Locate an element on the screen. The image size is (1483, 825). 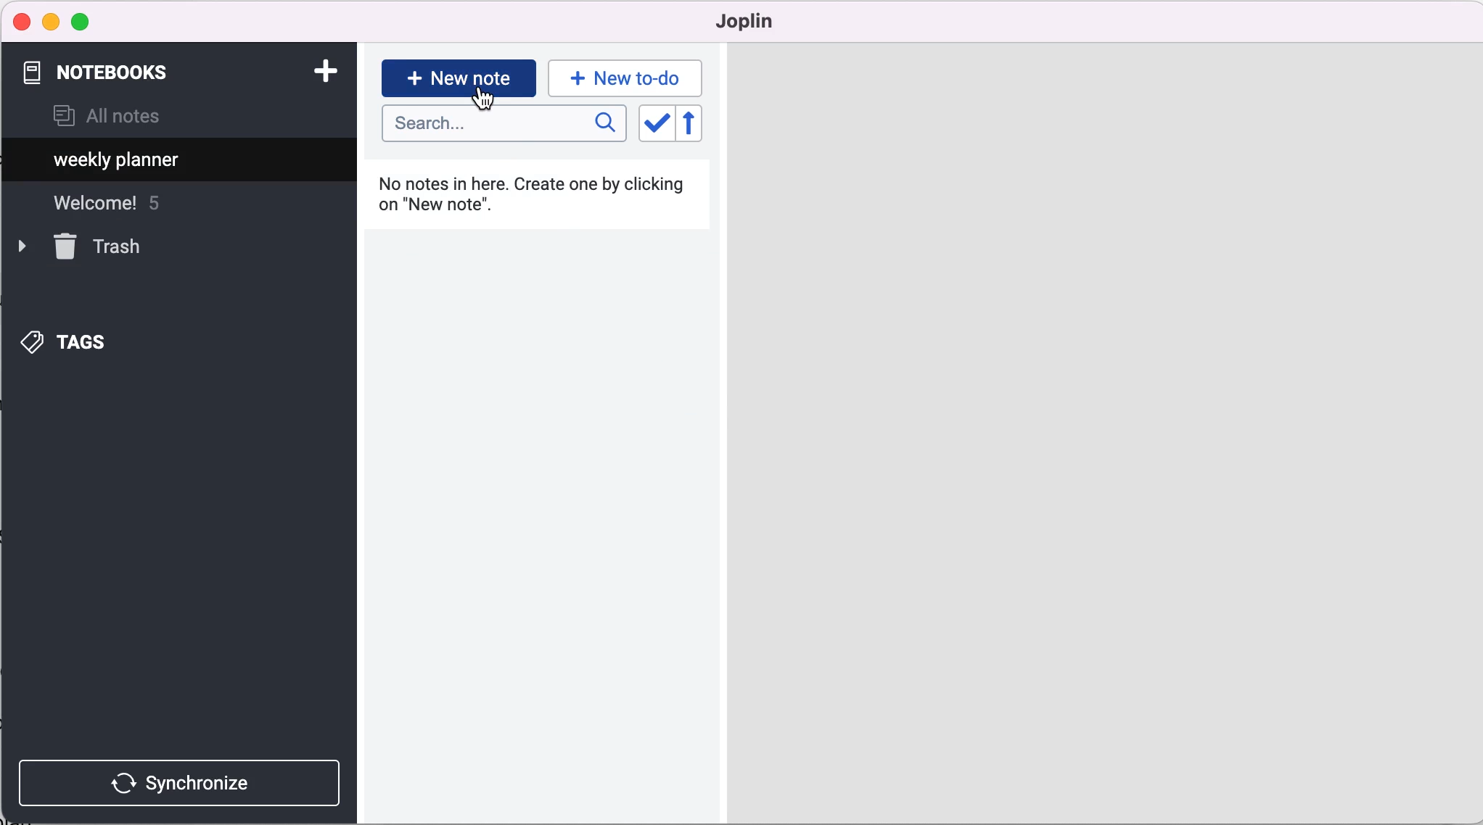
notebooks is located at coordinates (107, 72).